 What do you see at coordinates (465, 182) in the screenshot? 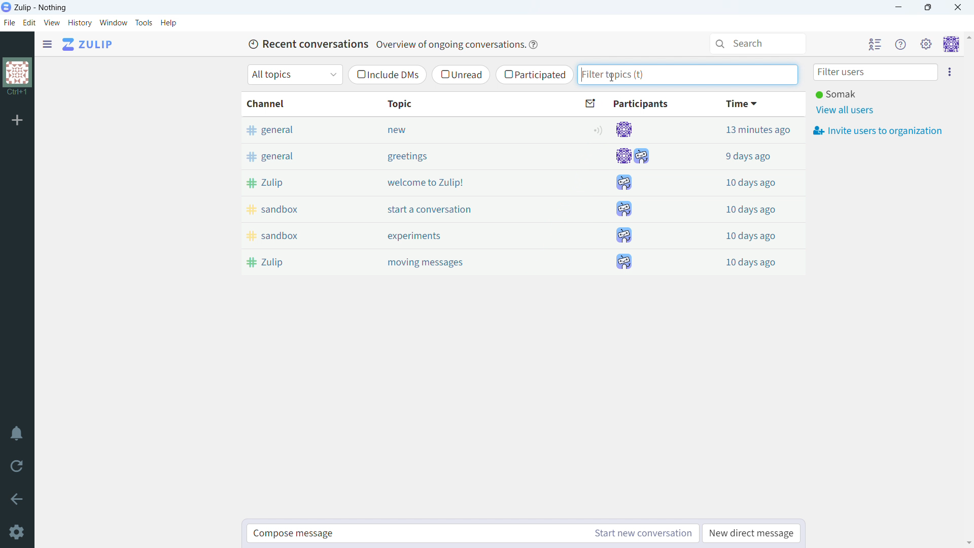
I see `welcome to zulip` at bounding box center [465, 182].